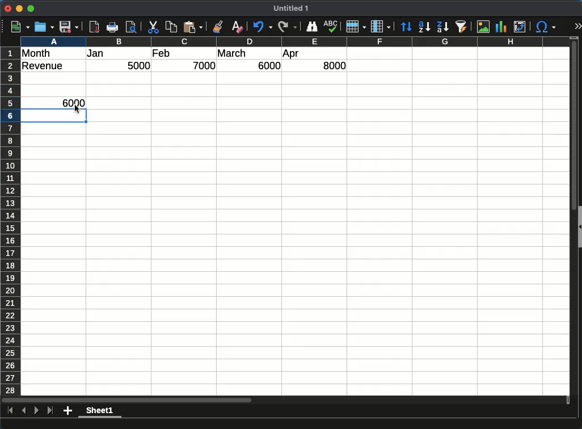 The width and height of the screenshot is (582, 429). Describe the element at coordinates (43, 66) in the screenshot. I see `revenue ` at that location.